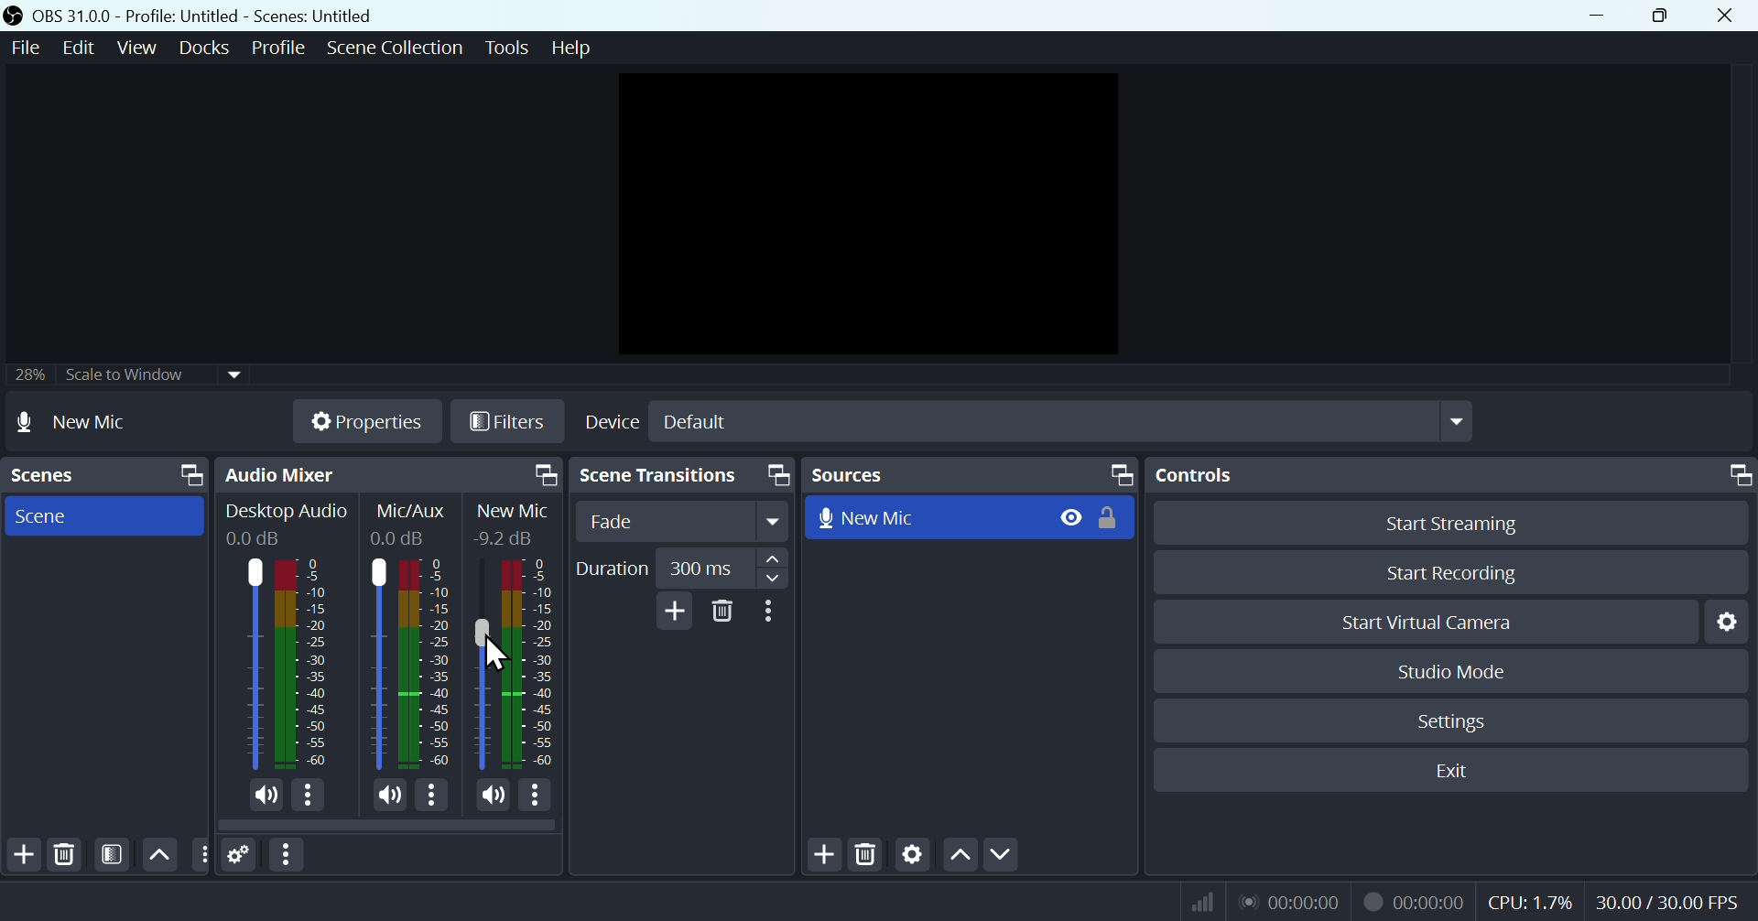 The image size is (1758, 921). What do you see at coordinates (491, 796) in the screenshot?
I see `(un)mute` at bounding box center [491, 796].